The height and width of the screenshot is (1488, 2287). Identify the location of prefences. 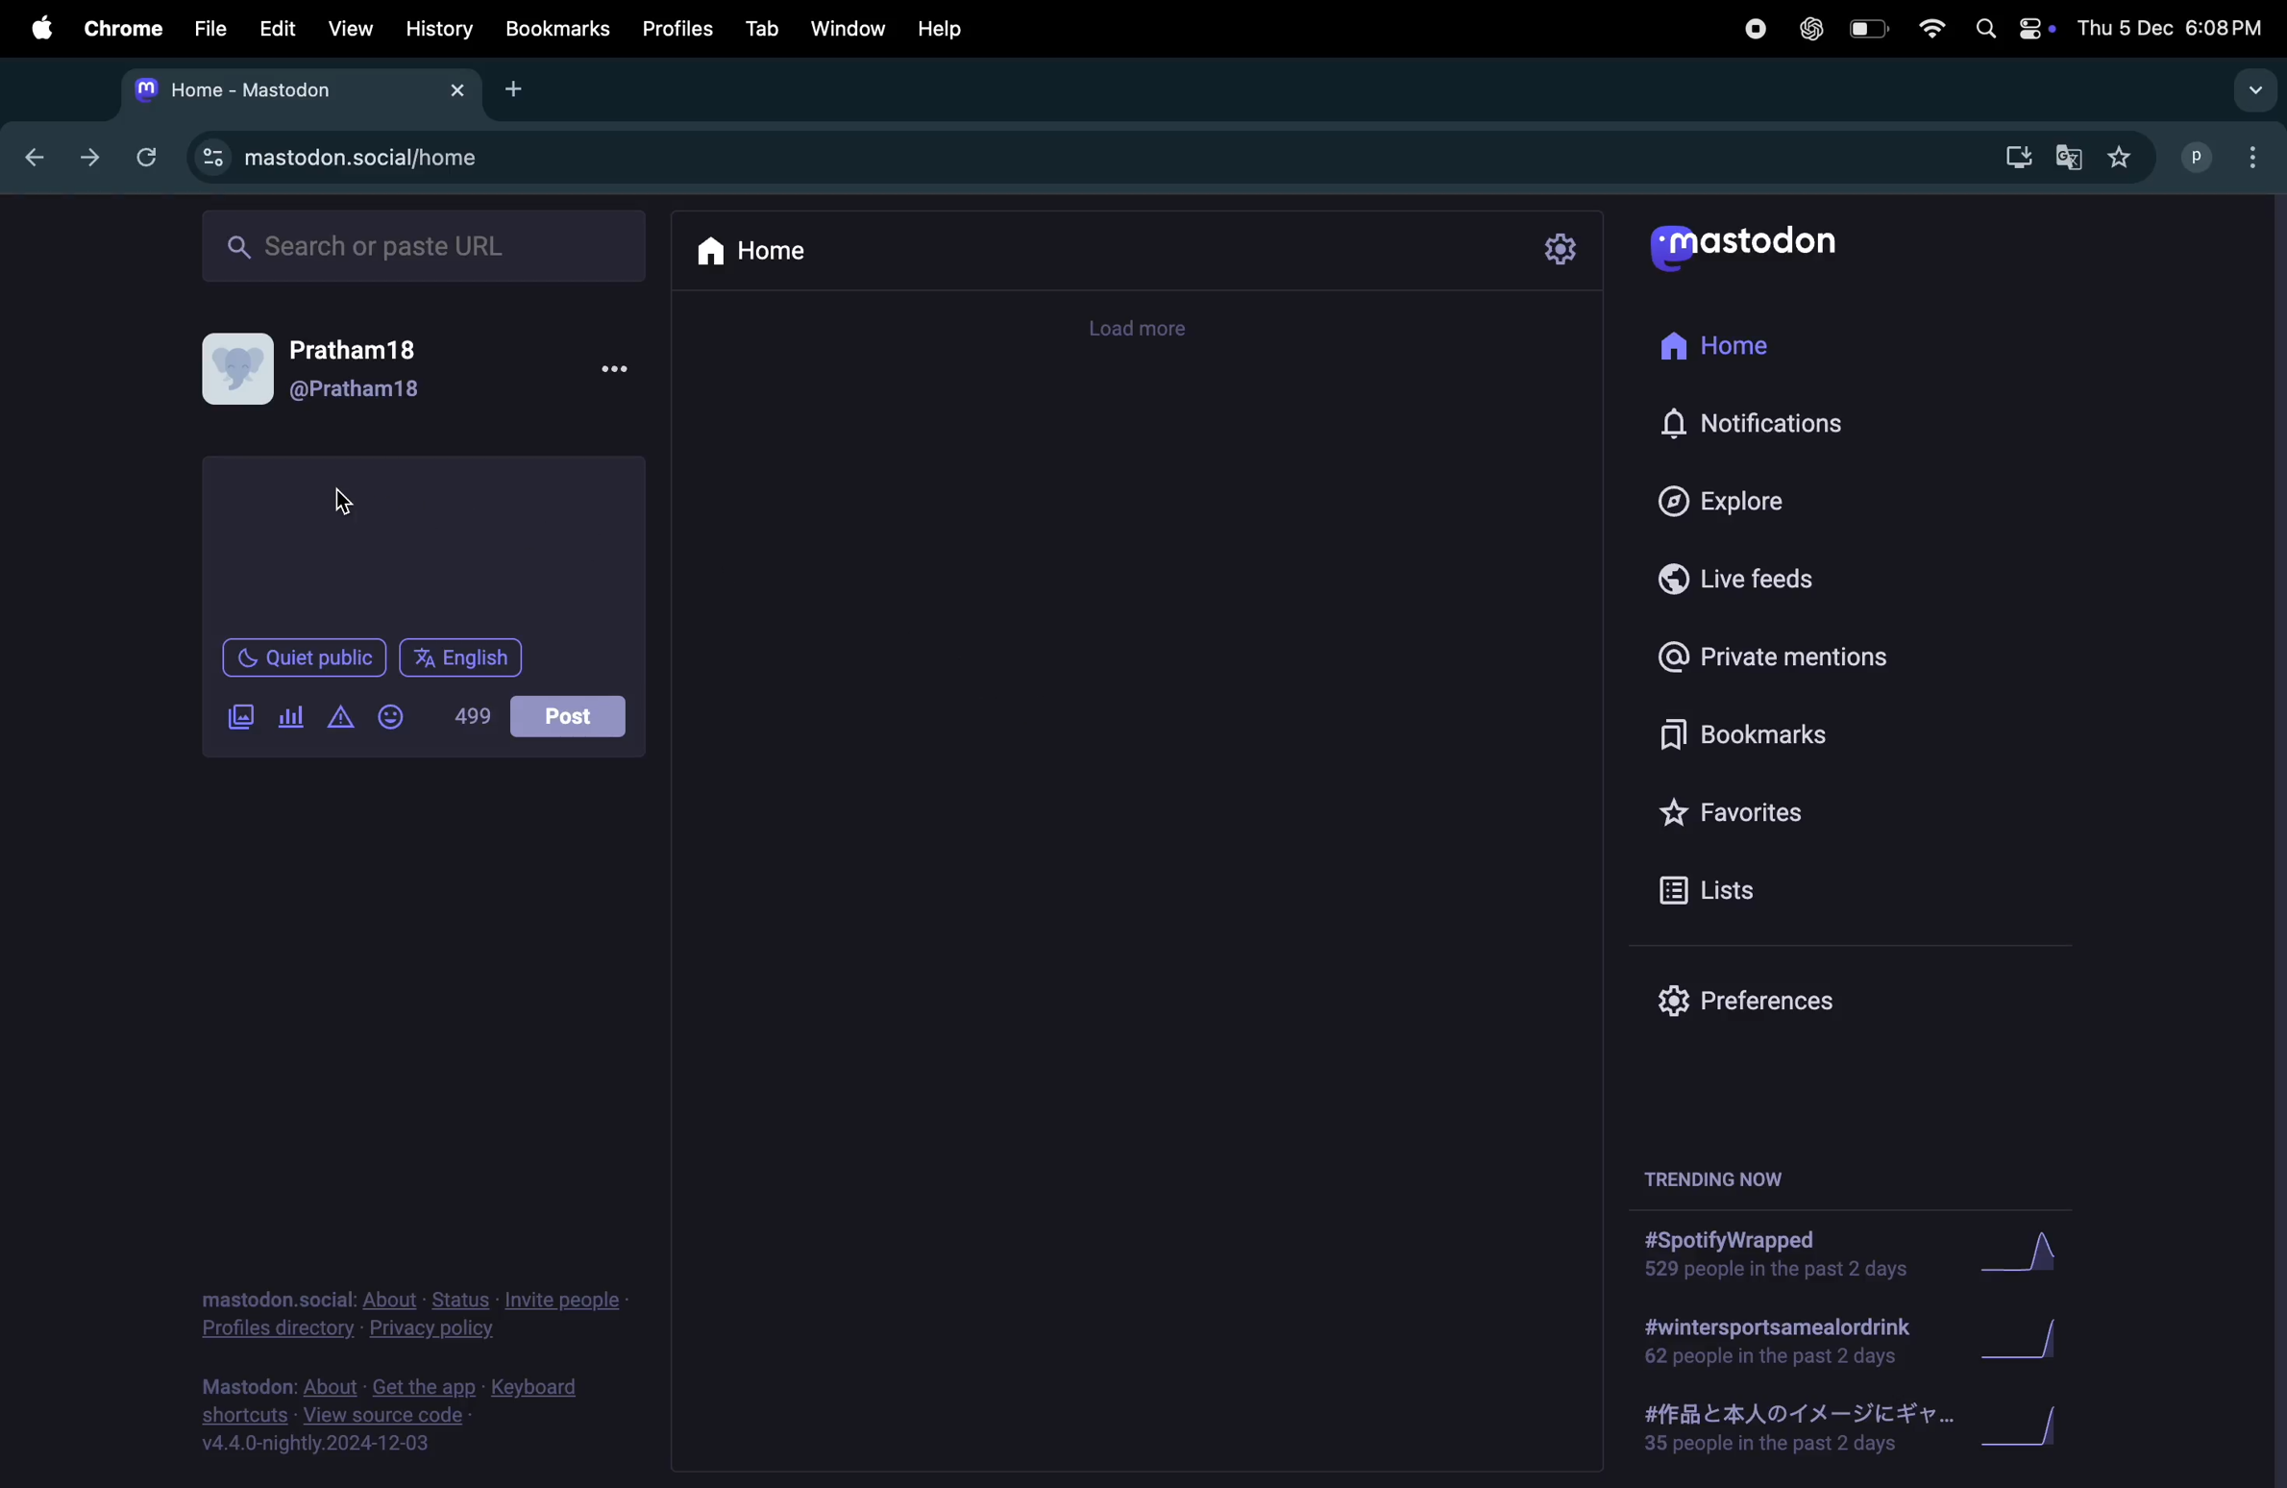
(1773, 1004).